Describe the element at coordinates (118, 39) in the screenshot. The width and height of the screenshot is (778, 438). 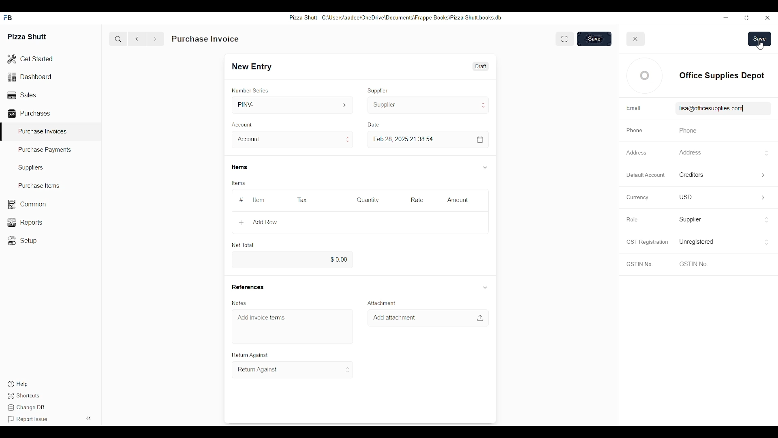
I see `search` at that location.